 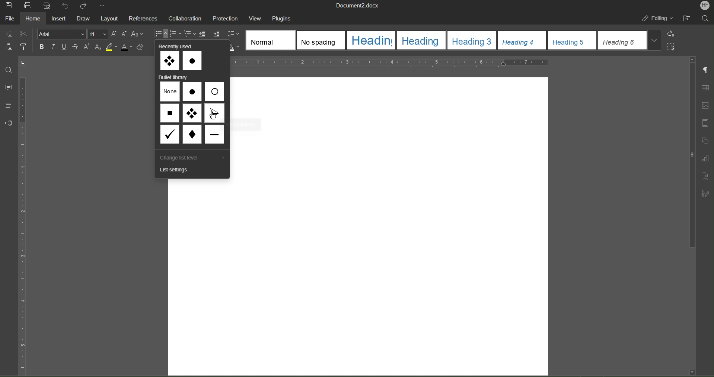 What do you see at coordinates (174, 77) in the screenshot?
I see `Bullet Library` at bounding box center [174, 77].